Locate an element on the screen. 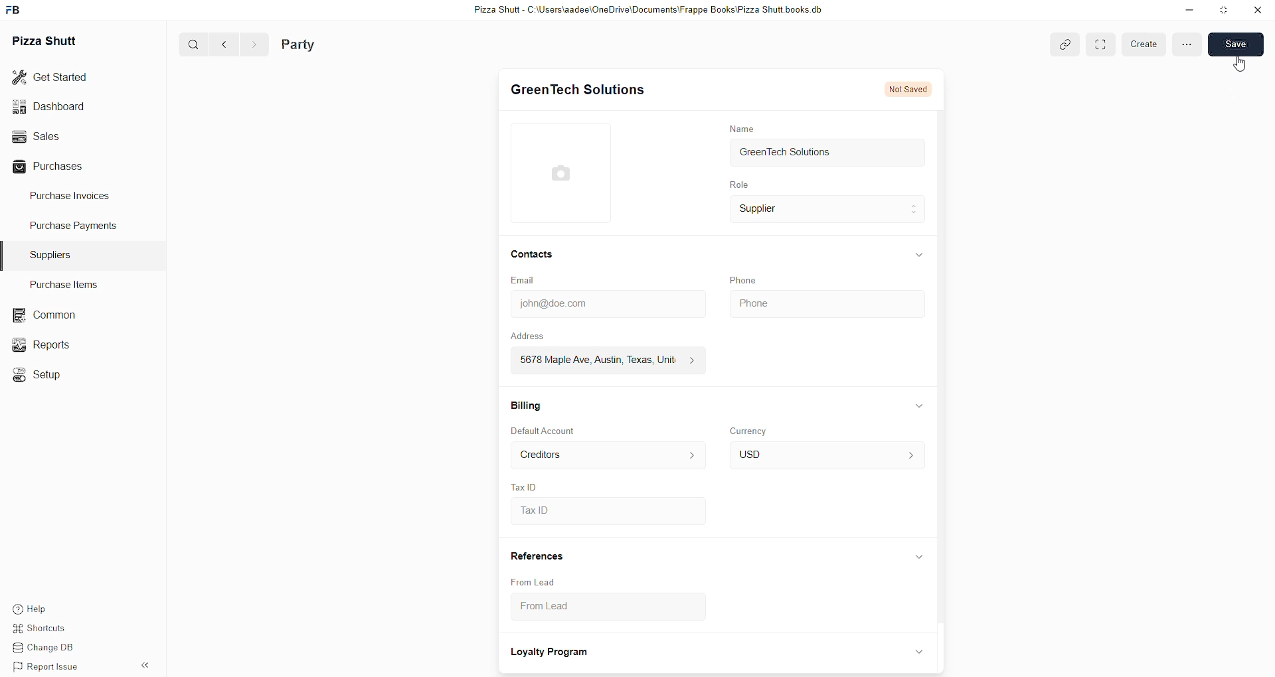 This screenshot has width=1275, height=677. GreenTech Solutions is located at coordinates (578, 90).